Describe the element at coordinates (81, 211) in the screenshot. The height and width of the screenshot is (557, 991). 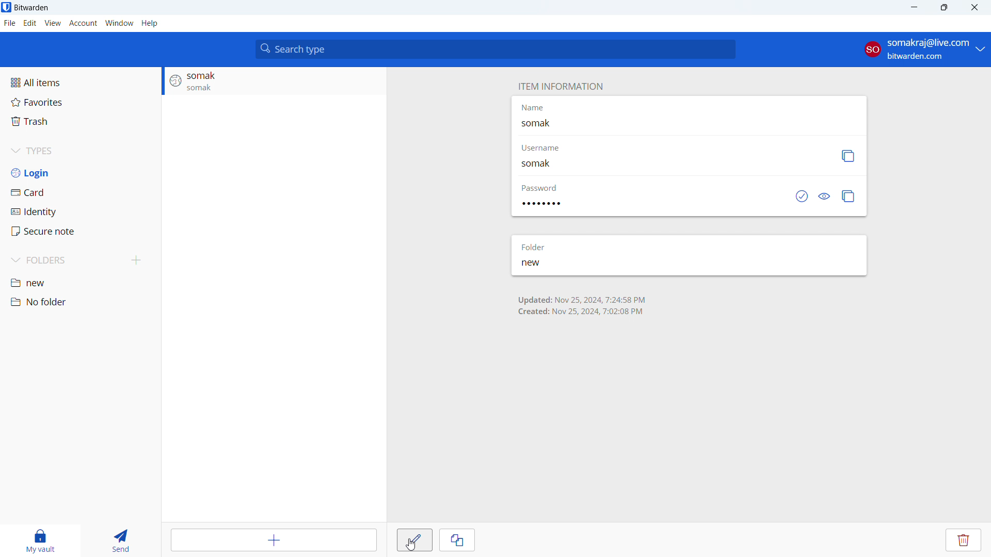
I see `identity` at that location.